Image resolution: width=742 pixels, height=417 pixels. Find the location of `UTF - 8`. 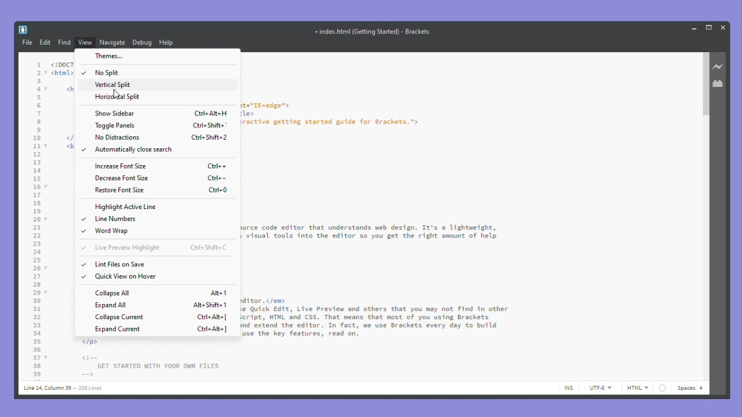

UTF - 8 is located at coordinates (599, 388).